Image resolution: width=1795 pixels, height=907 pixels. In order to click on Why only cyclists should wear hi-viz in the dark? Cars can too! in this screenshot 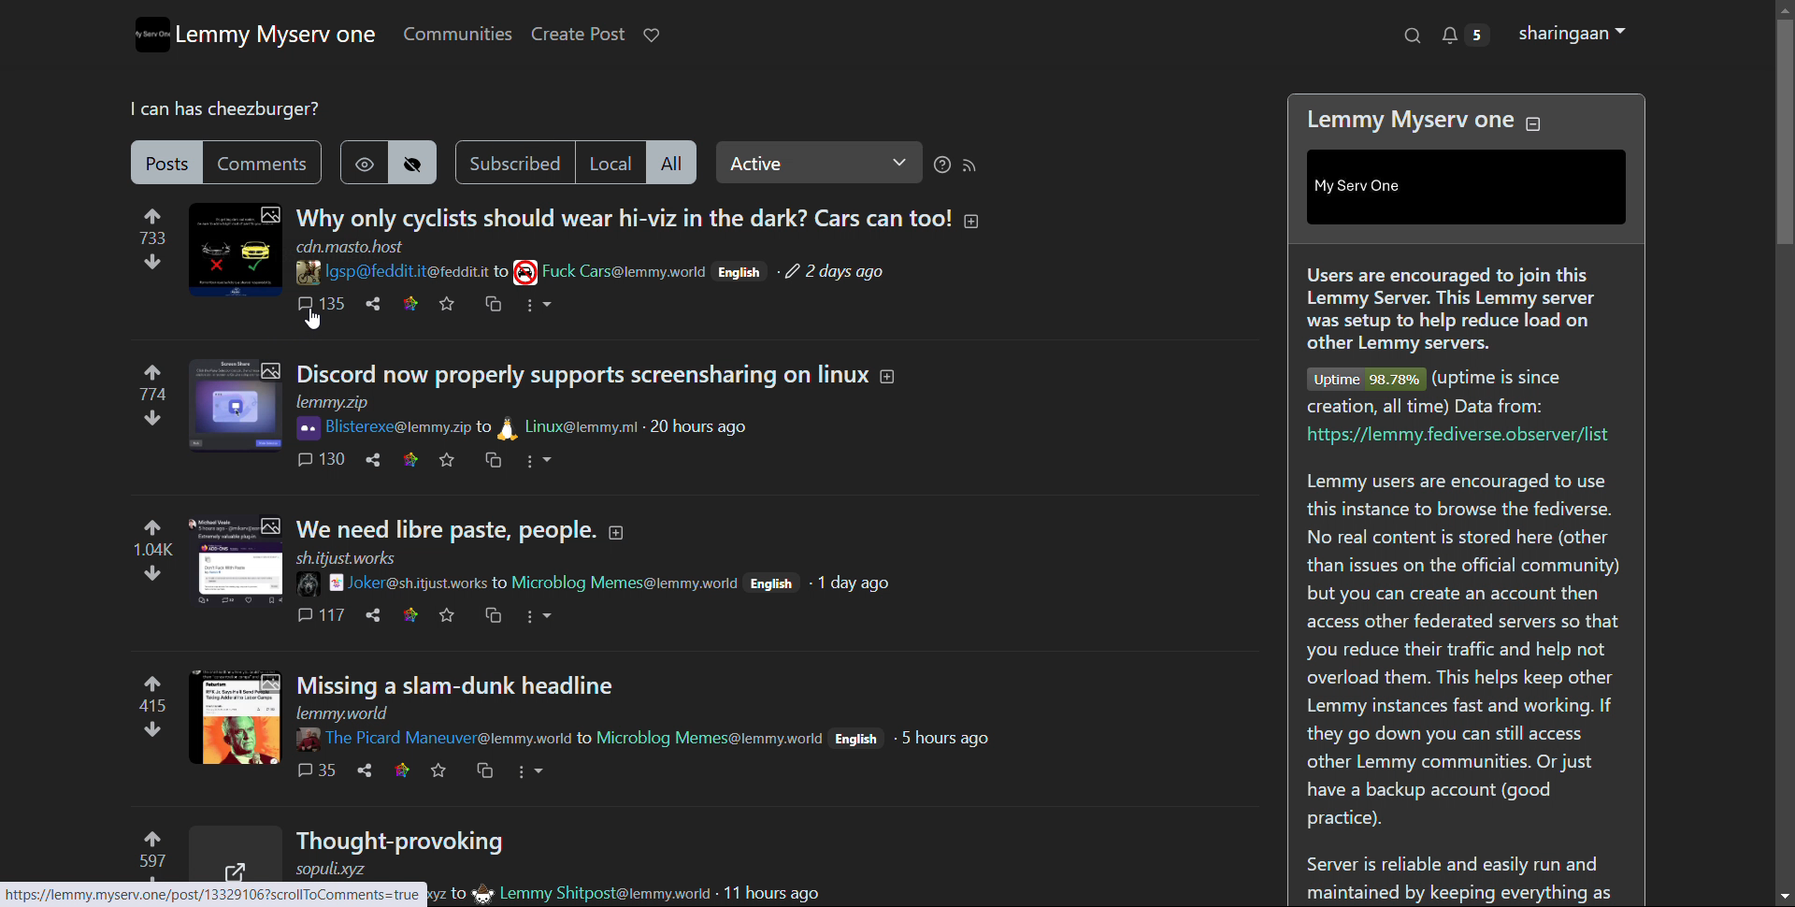, I will do `click(623, 215)`.